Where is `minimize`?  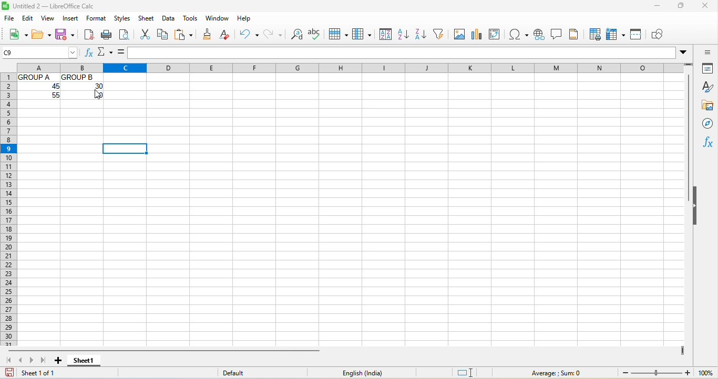
minimize is located at coordinates (656, 6).